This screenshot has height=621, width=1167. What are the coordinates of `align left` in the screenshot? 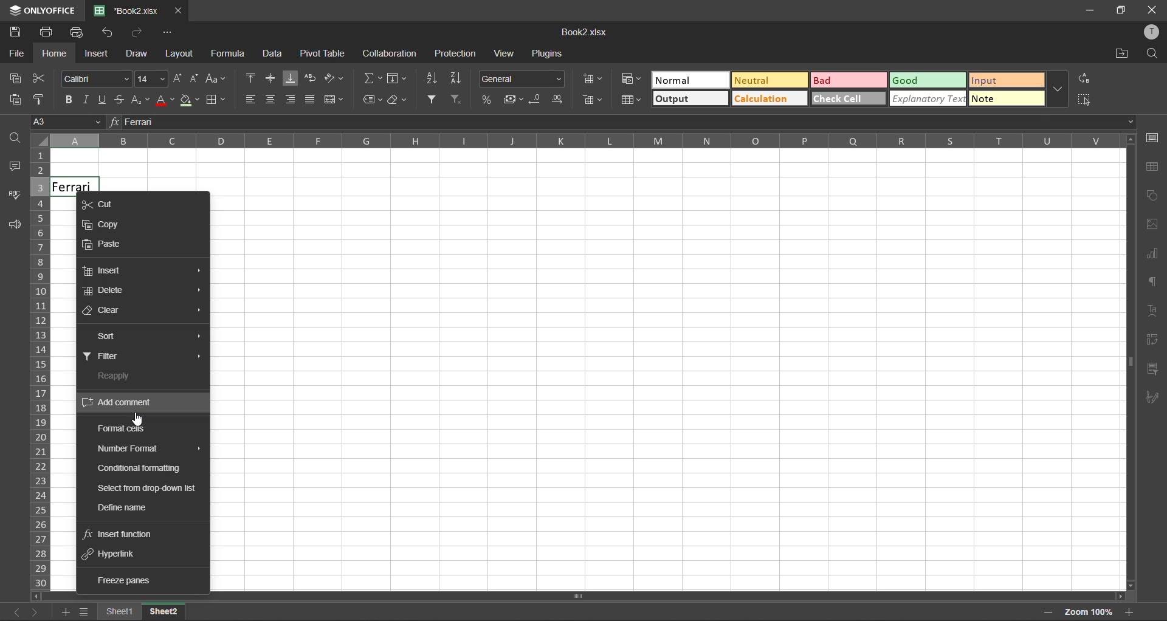 It's located at (250, 100).